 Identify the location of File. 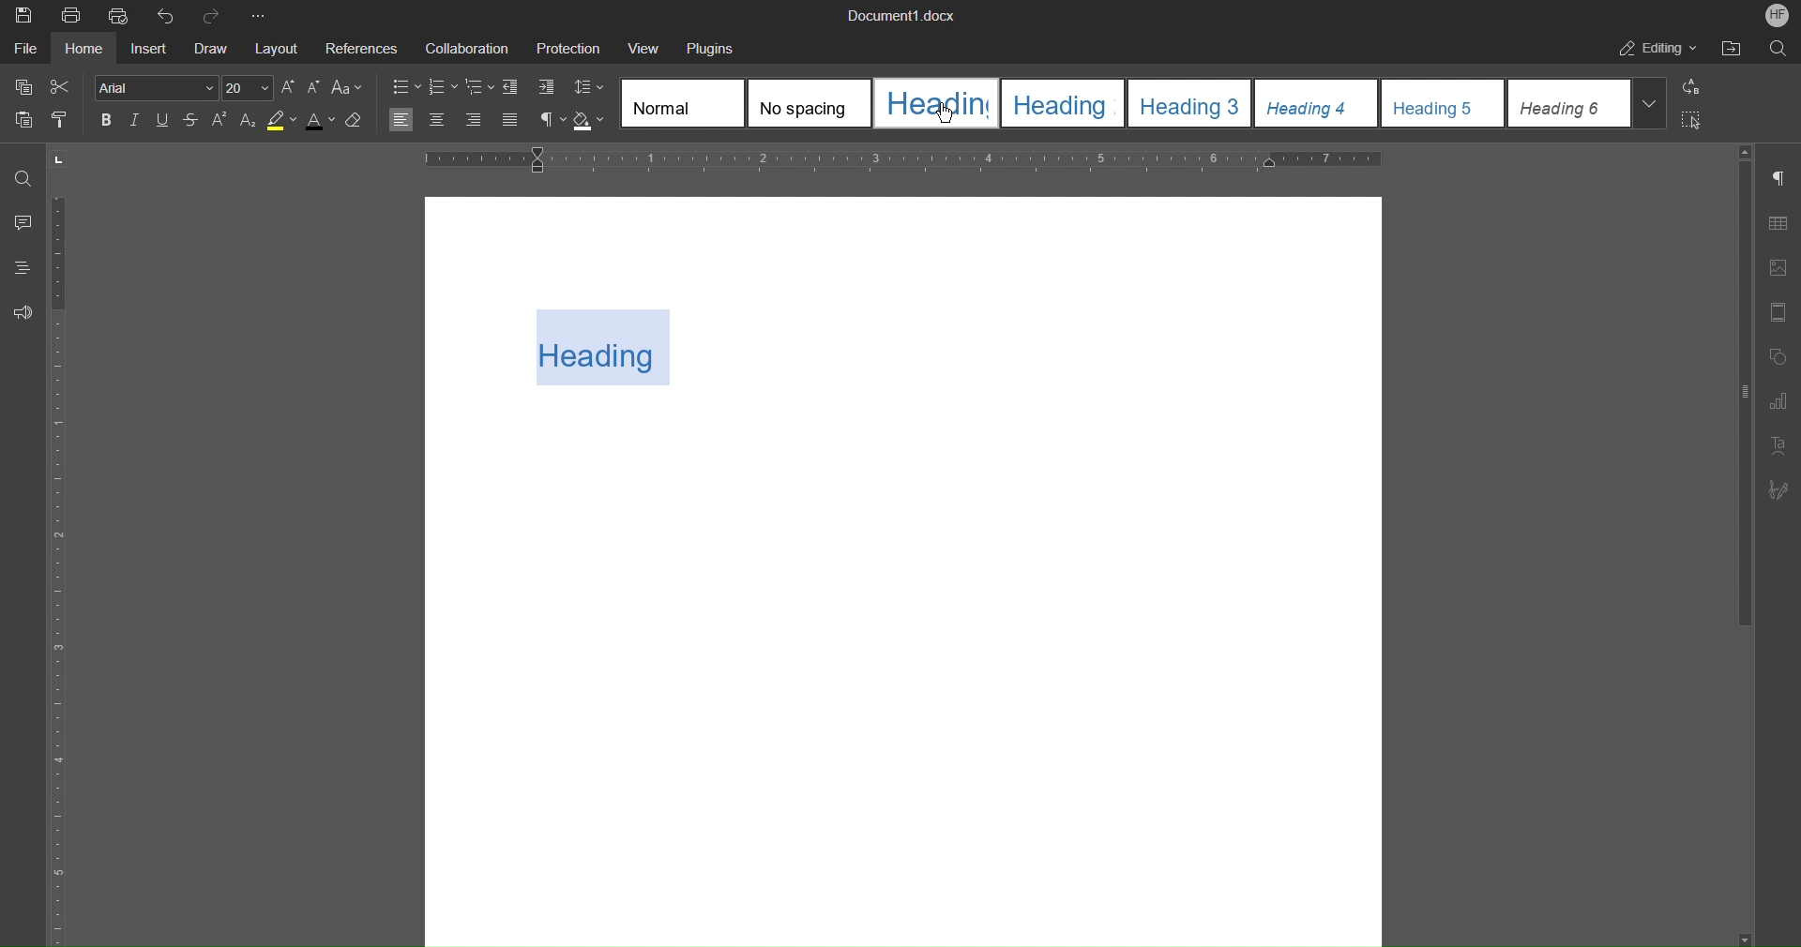
(23, 50).